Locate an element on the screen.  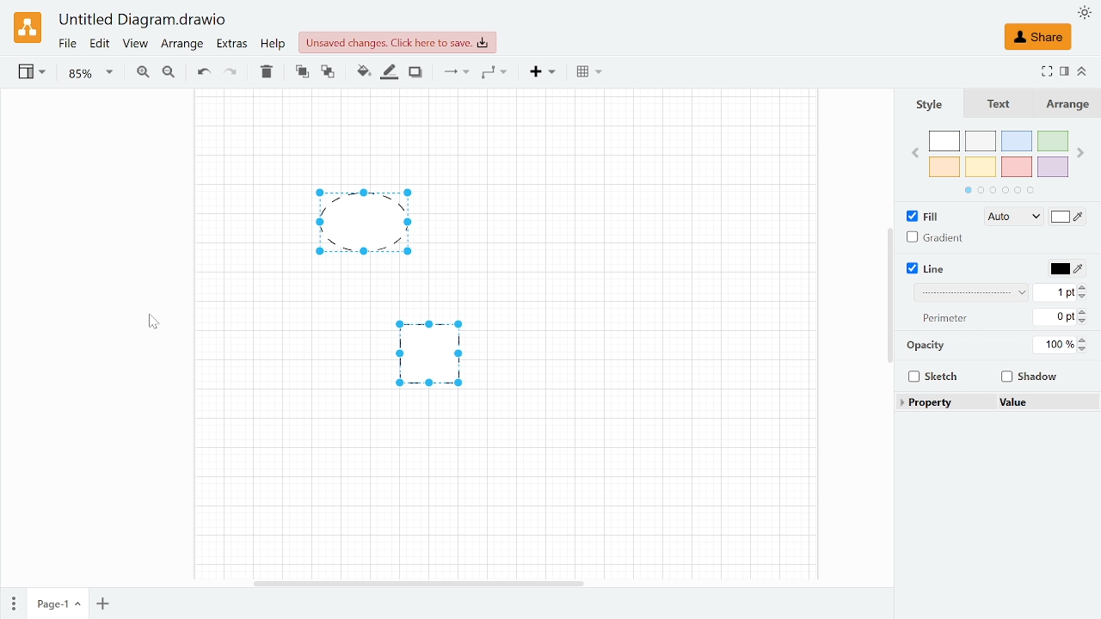
Undo is located at coordinates (203, 73).